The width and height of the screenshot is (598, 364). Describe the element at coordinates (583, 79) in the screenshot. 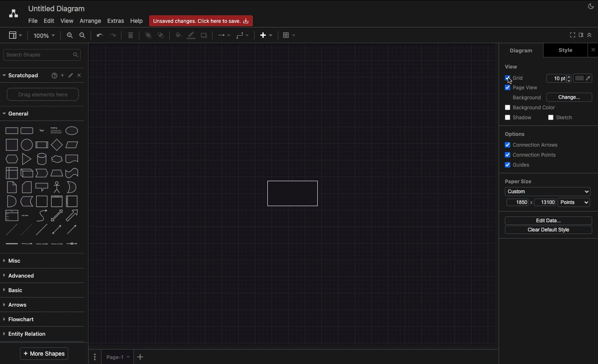

I see `Fill color` at that location.